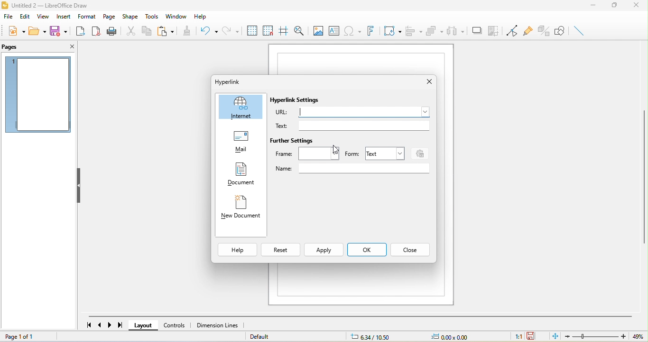 Image resolution: width=648 pixels, height=342 pixels. What do you see at coordinates (411, 249) in the screenshot?
I see `close` at bounding box center [411, 249].